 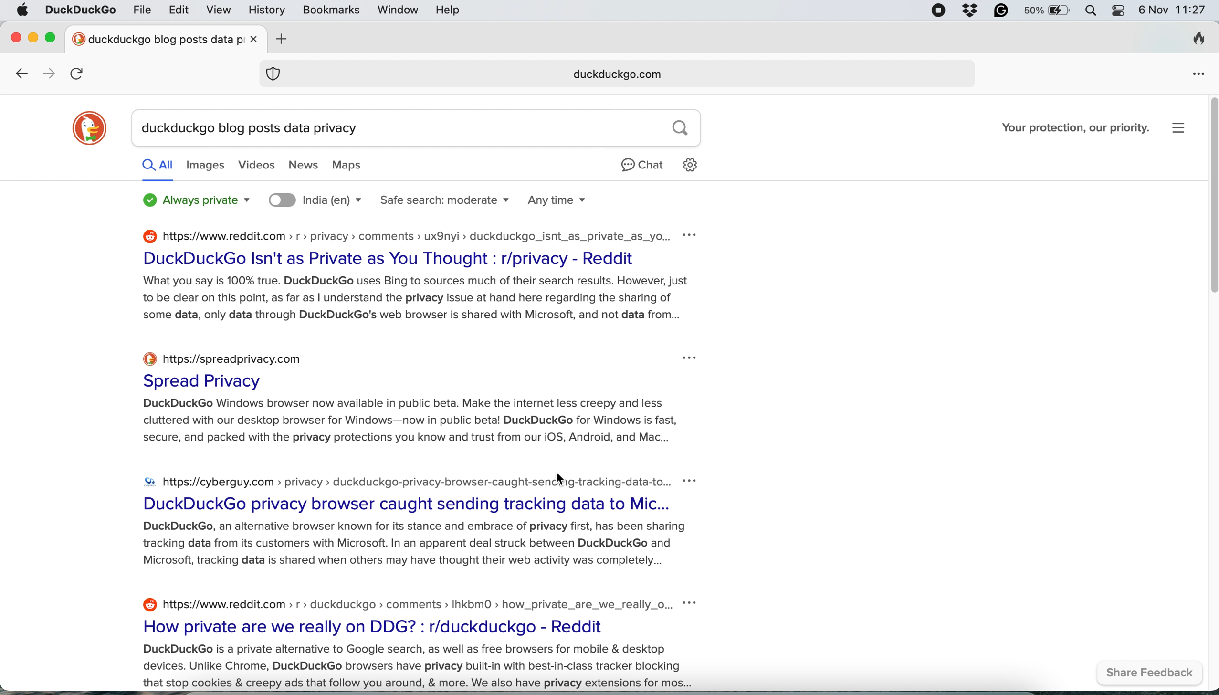 I want to click on more option, so click(x=692, y=236).